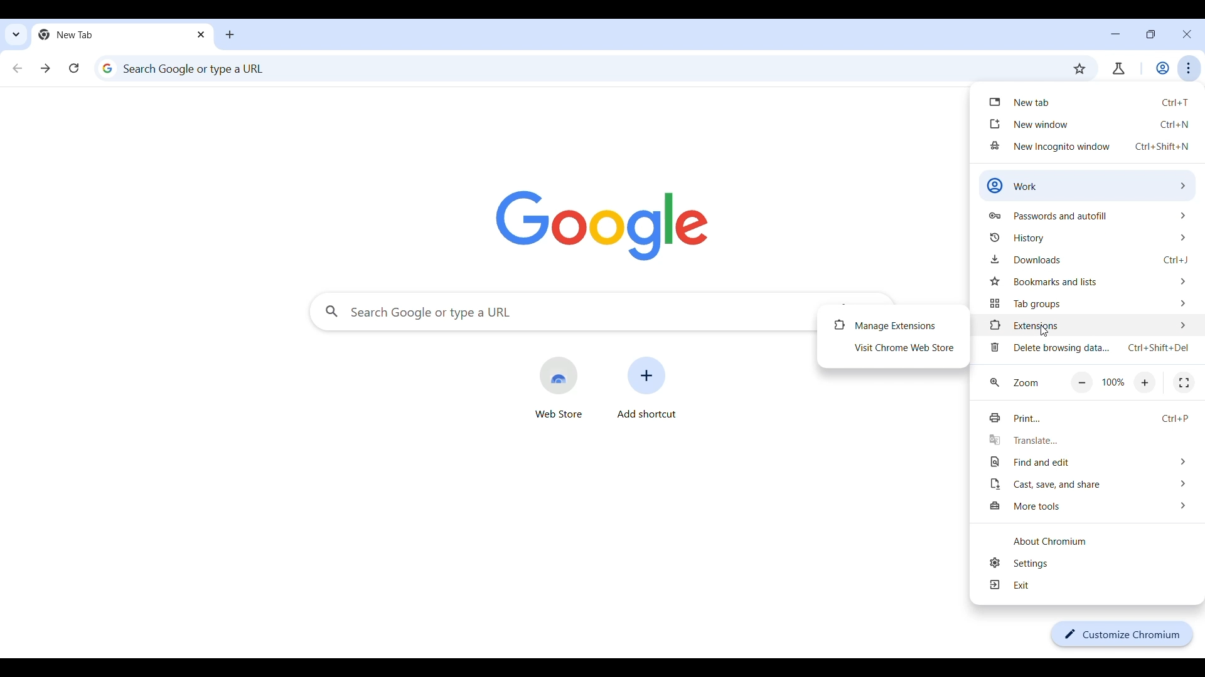  What do you see at coordinates (1089, 419) in the screenshot?
I see `Print` at bounding box center [1089, 419].